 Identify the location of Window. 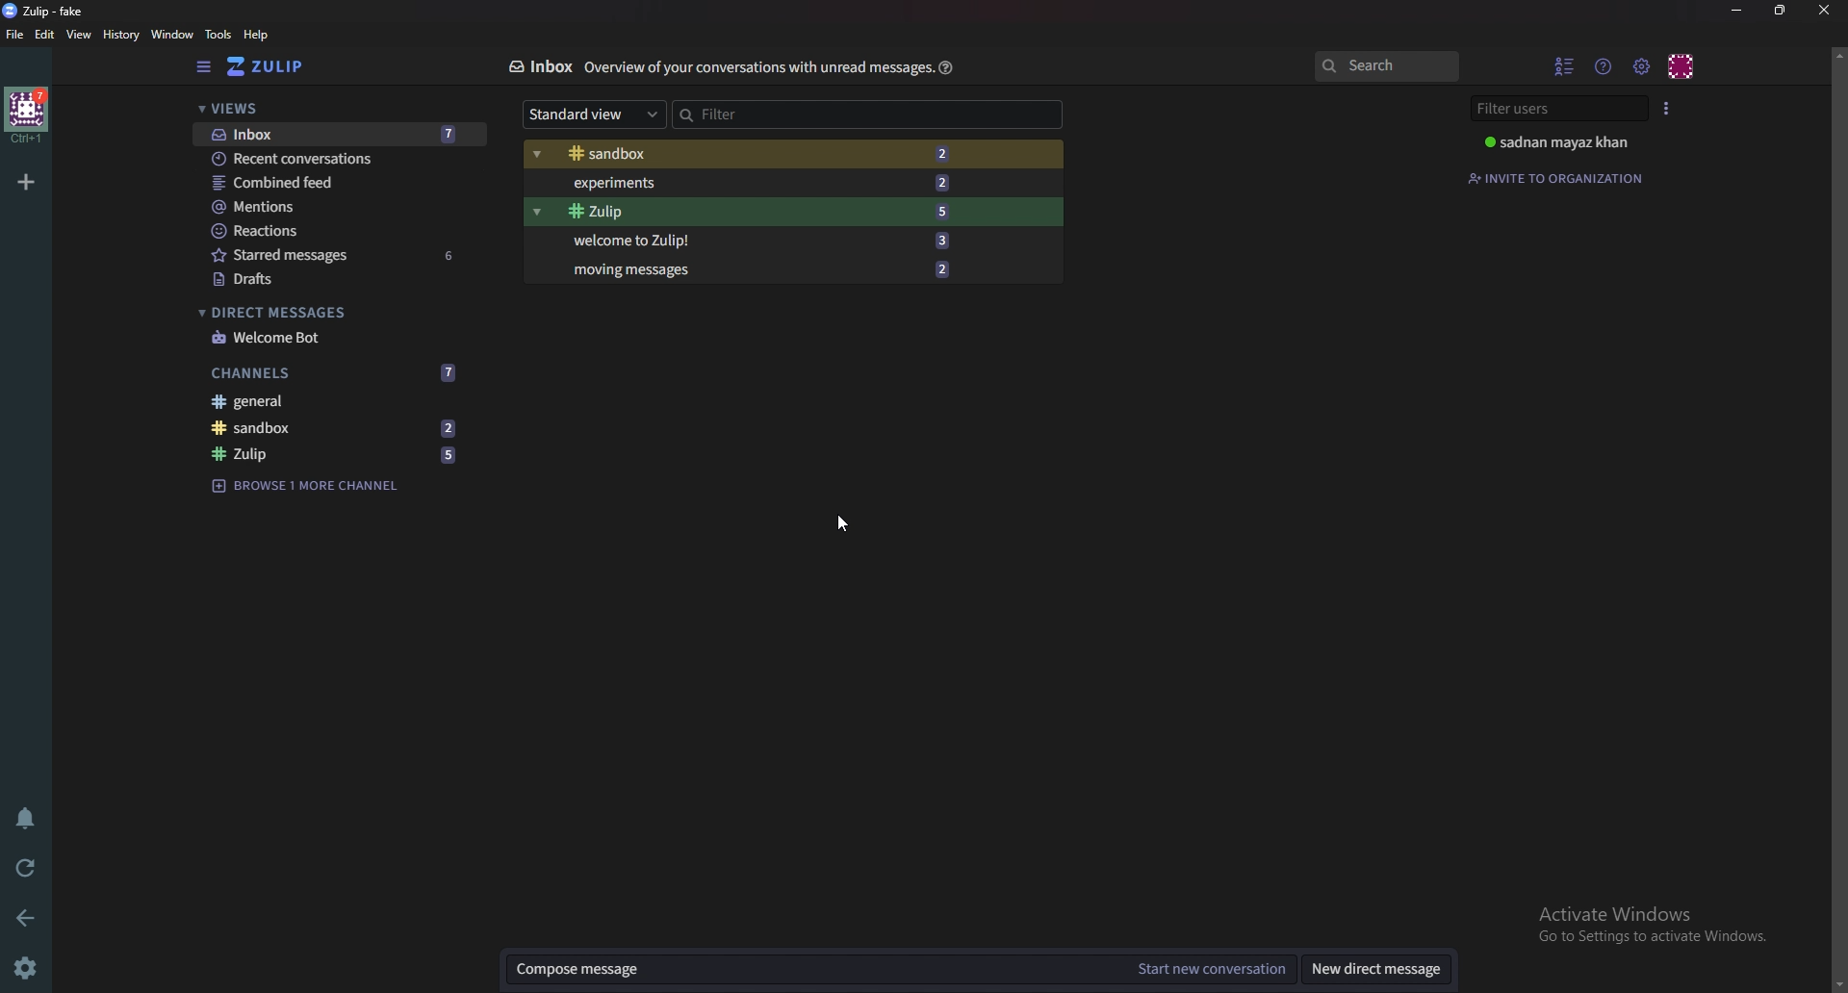
(175, 35).